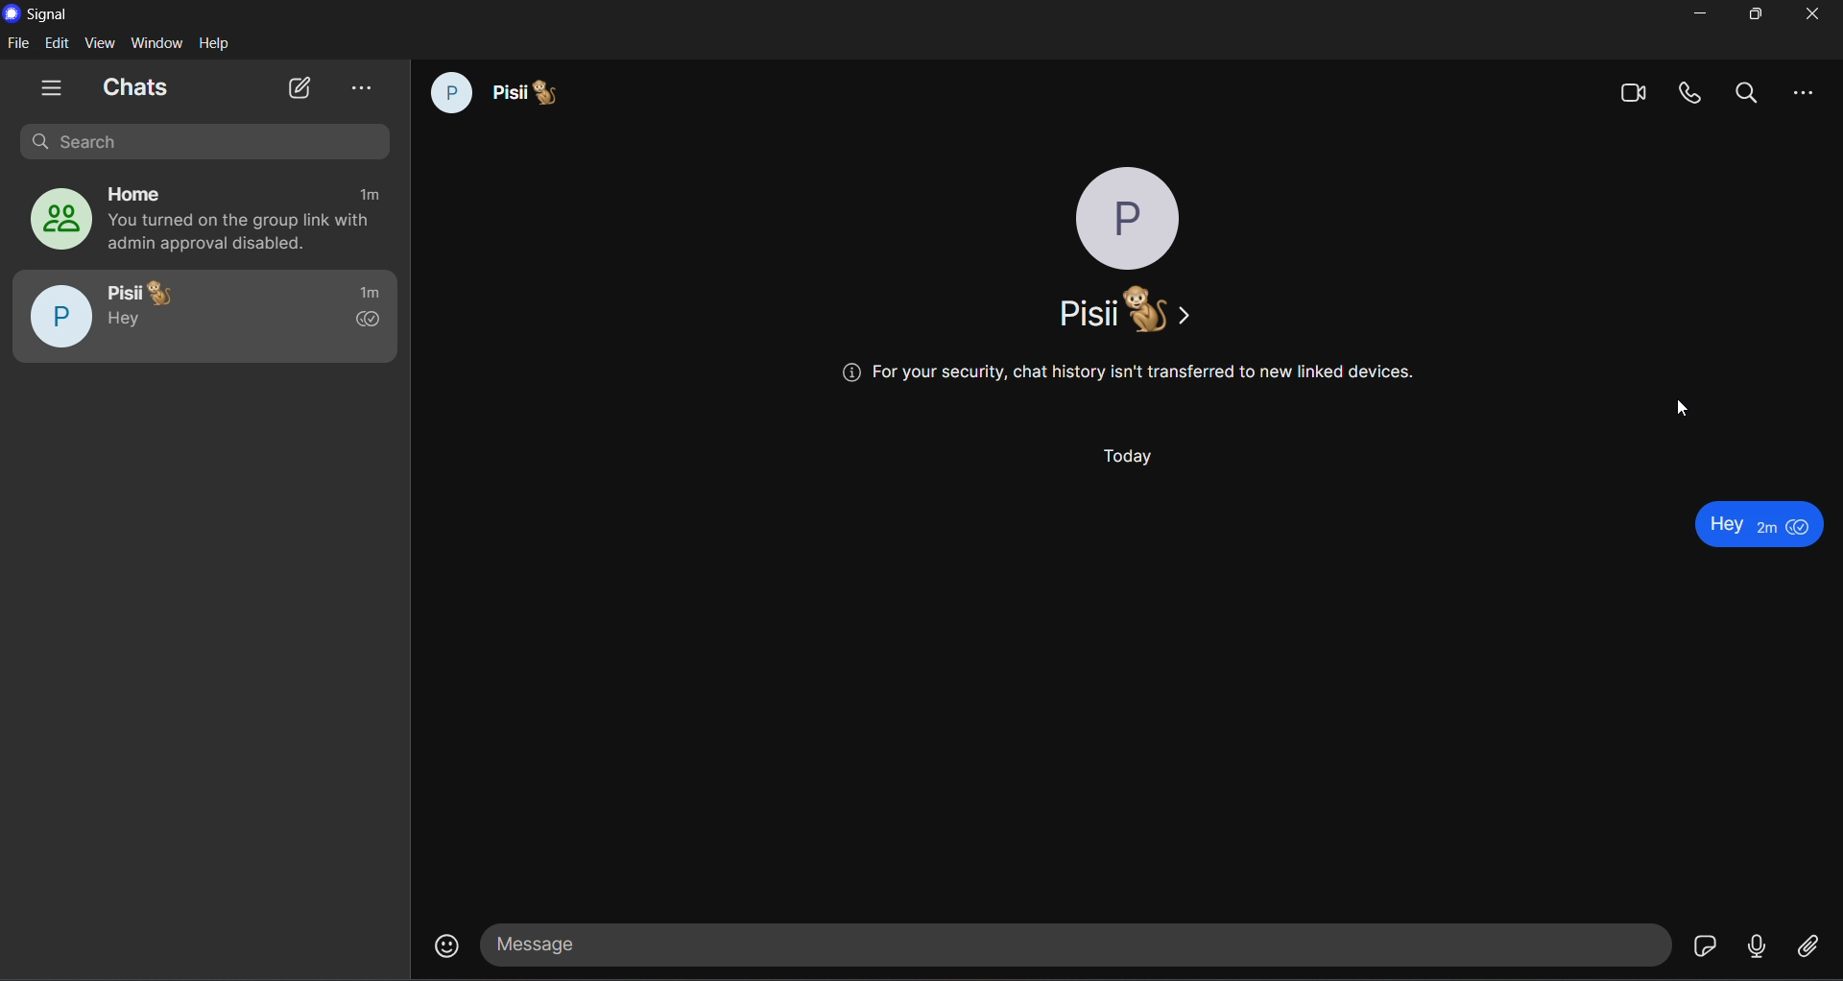  Describe the element at coordinates (1800, 93) in the screenshot. I see `more` at that location.